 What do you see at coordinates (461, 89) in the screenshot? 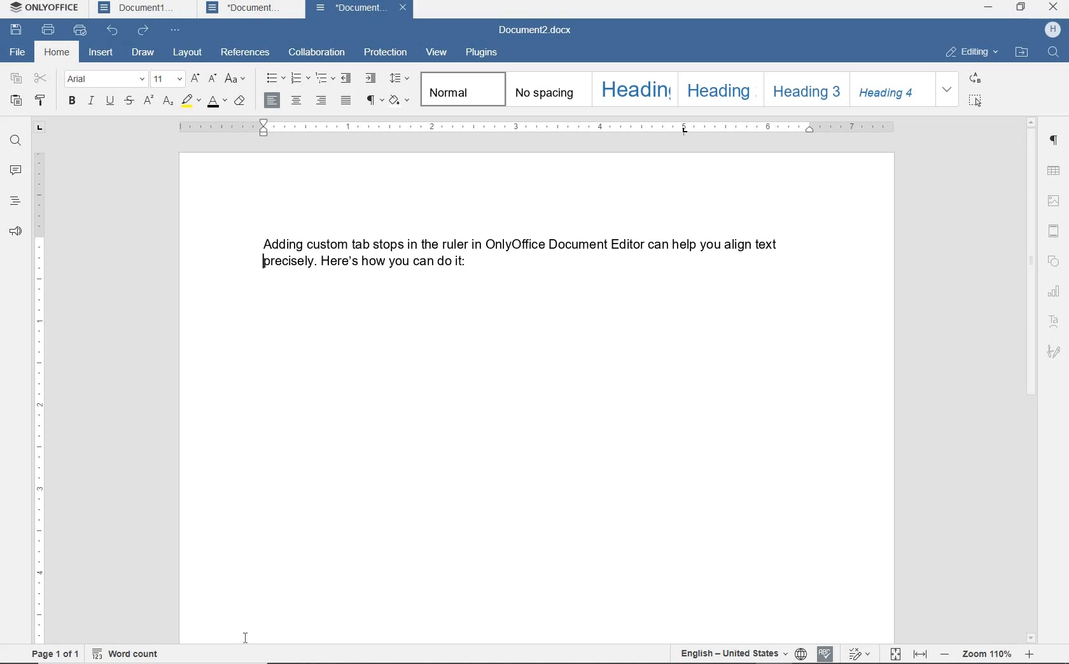
I see `normal` at bounding box center [461, 89].